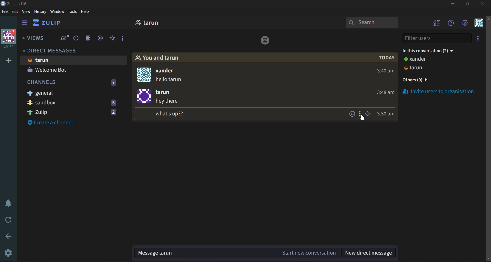 The height and width of the screenshot is (262, 491). Describe the element at coordinates (58, 12) in the screenshot. I see `window` at that location.